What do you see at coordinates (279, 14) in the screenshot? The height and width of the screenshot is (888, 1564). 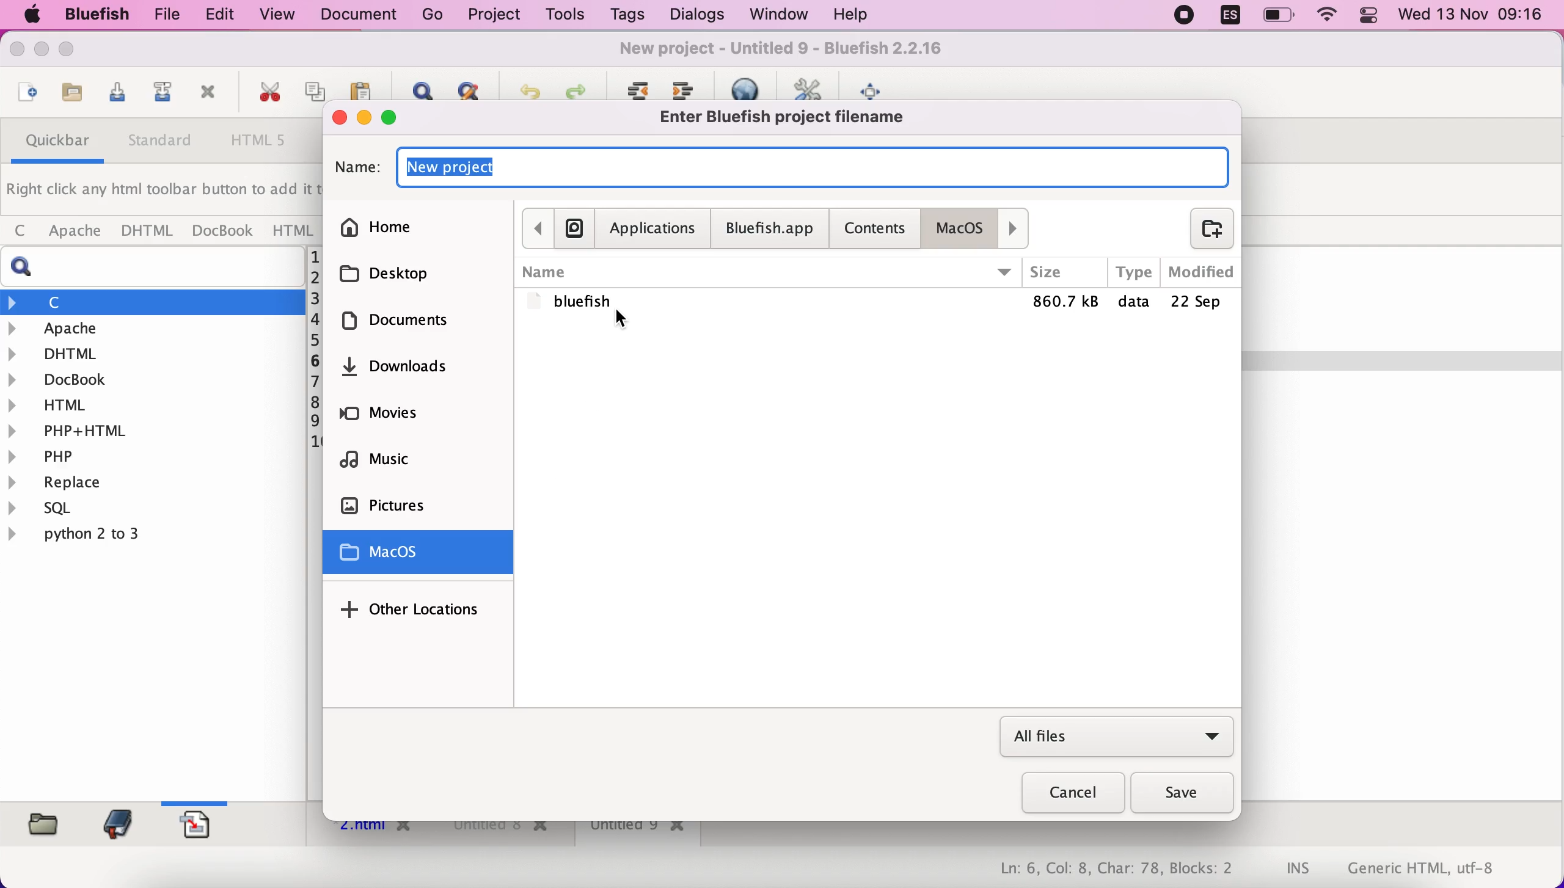 I see `view` at bounding box center [279, 14].